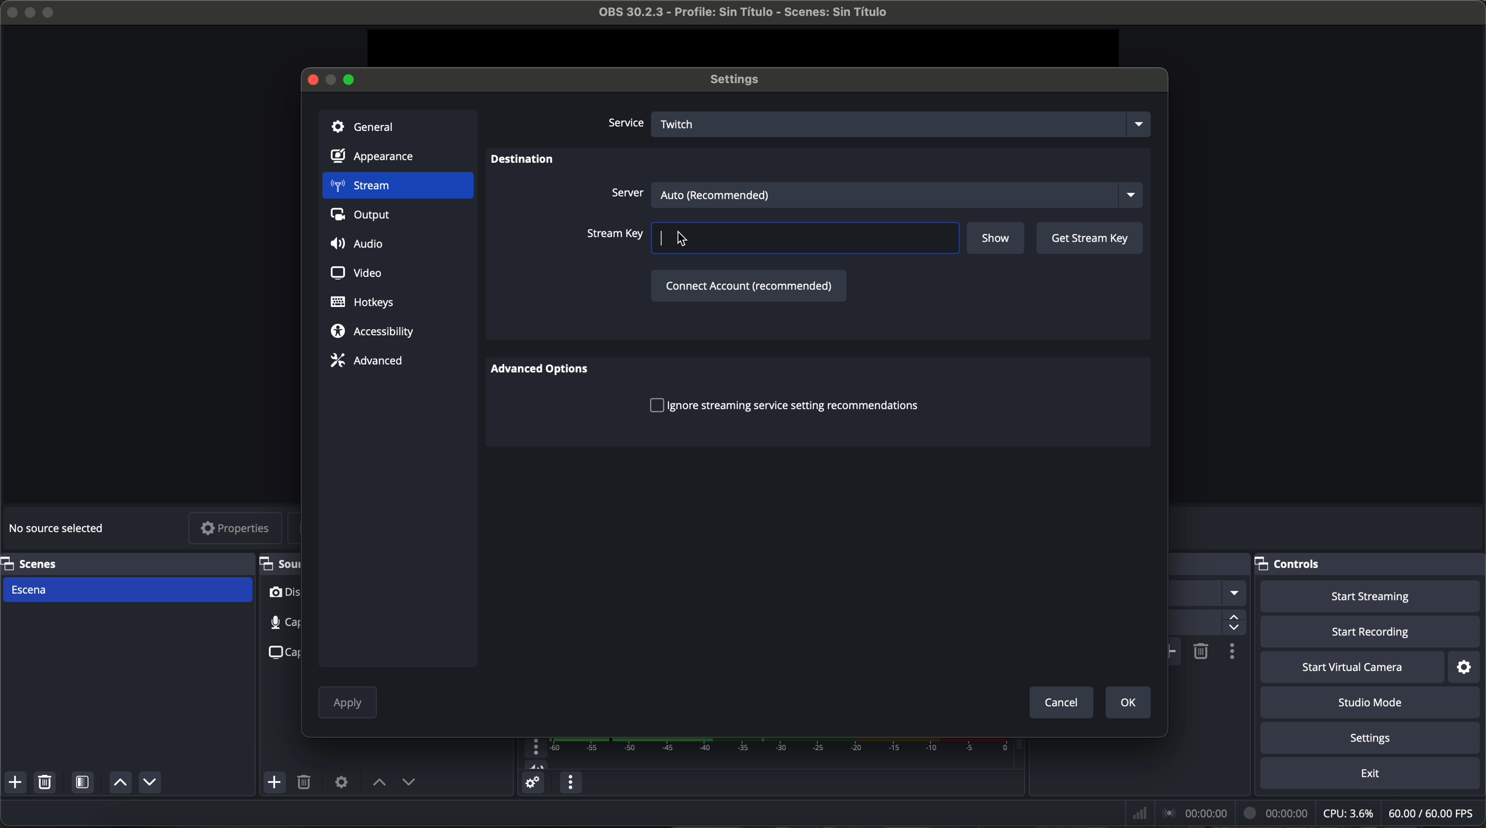  I want to click on remove configurable transition, so click(1202, 650).